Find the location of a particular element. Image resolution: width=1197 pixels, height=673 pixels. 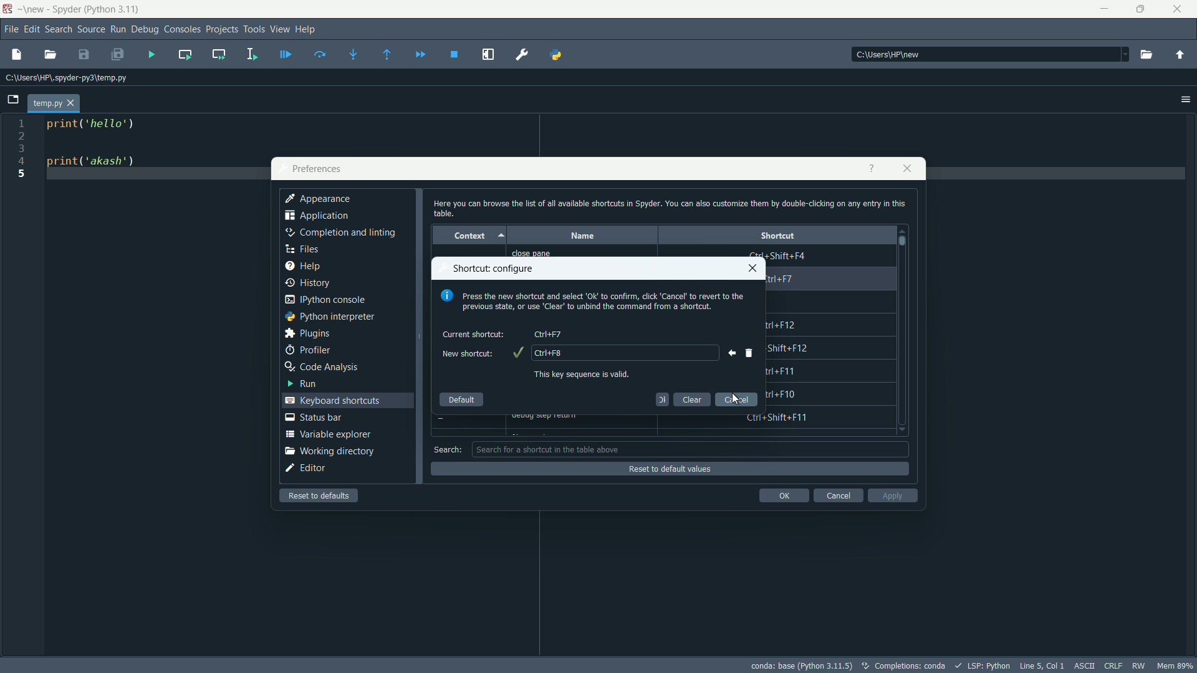

reset to default values is located at coordinates (668, 469).